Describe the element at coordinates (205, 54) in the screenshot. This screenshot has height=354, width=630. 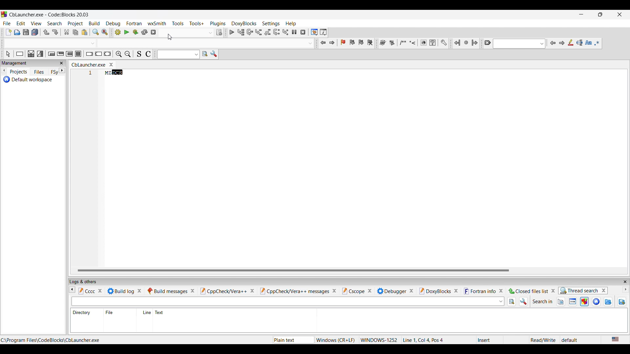
I see `Run search` at that location.